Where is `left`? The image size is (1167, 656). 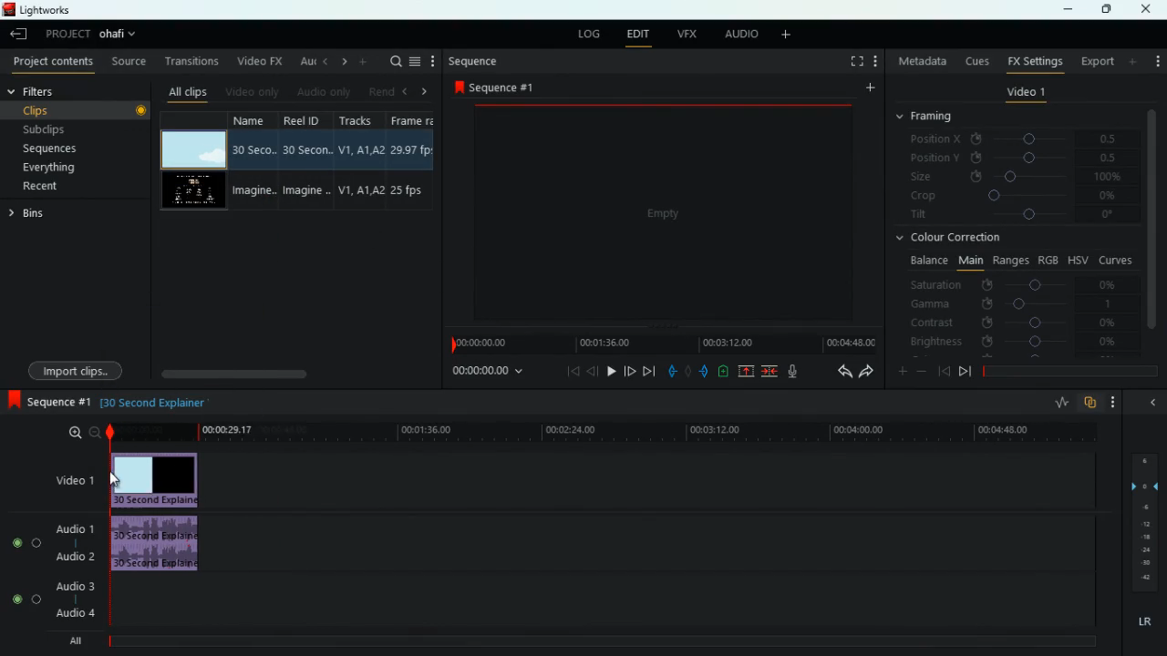 left is located at coordinates (407, 90).